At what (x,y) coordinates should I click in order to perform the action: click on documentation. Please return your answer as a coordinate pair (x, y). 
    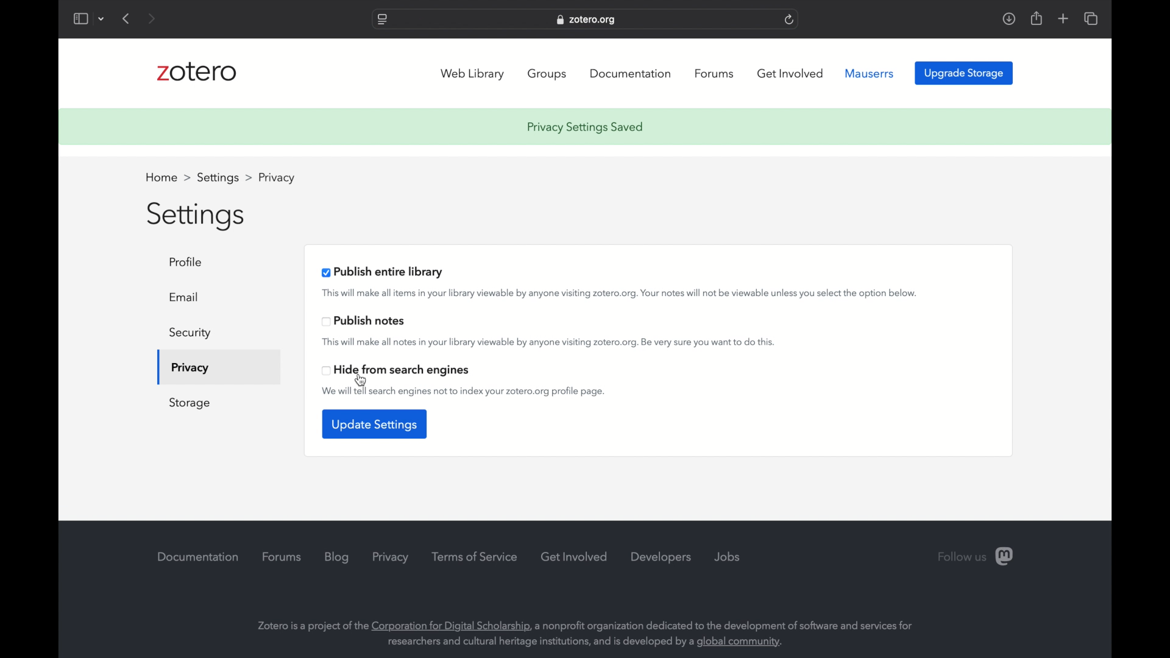
    Looking at the image, I should click on (200, 557).